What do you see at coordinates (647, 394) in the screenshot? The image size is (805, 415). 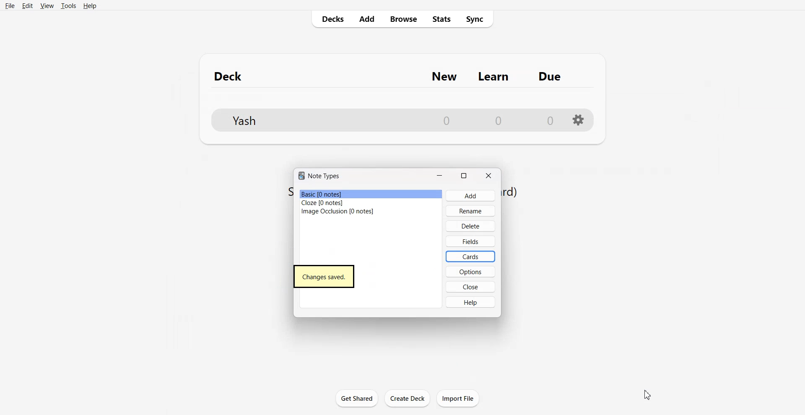 I see `Cursor` at bounding box center [647, 394].